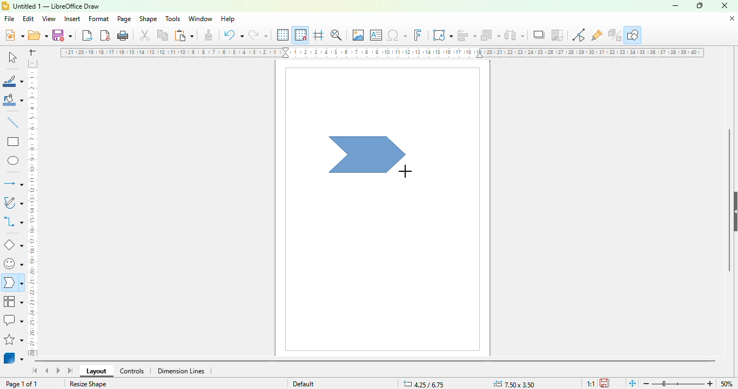 This screenshot has height=389, width=738. Describe the element at coordinates (12, 203) in the screenshot. I see `curves and polygons` at that location.